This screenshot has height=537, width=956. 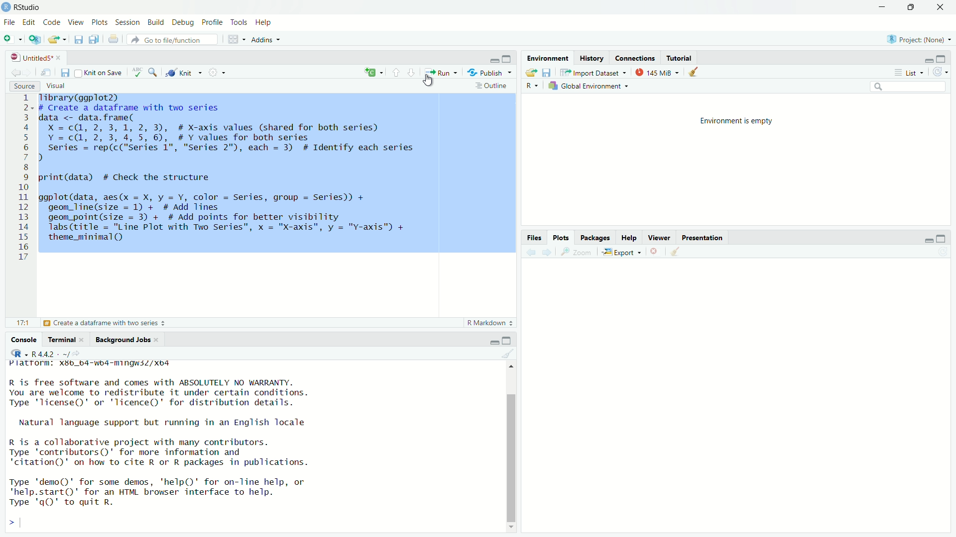 What do you see at coordinates (678, 57) in the screenshot?
I see `Tutorial` at bounding box center [678, 57].